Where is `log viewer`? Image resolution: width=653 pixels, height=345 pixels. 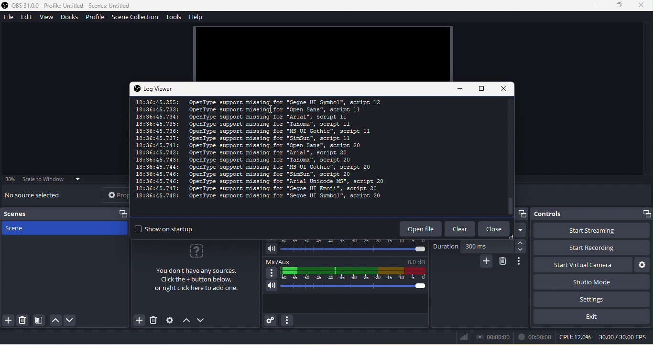 log viewer is located at coordinates (157, 89).